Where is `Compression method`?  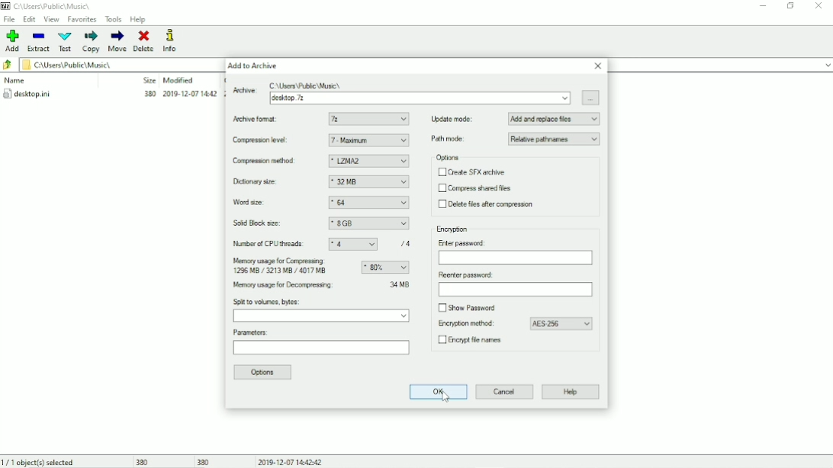 Compression method is located at coordinates (265, 161).